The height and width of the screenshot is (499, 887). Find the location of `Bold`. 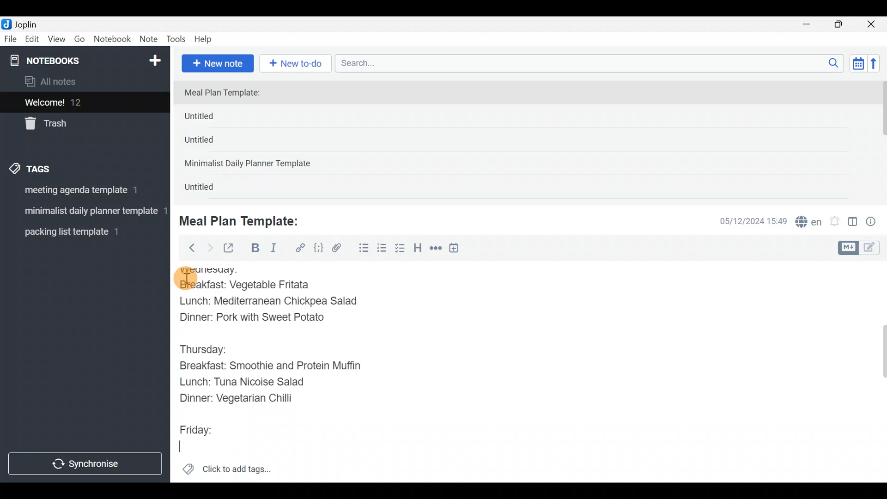

Bold is located at coordinates (255, 249).